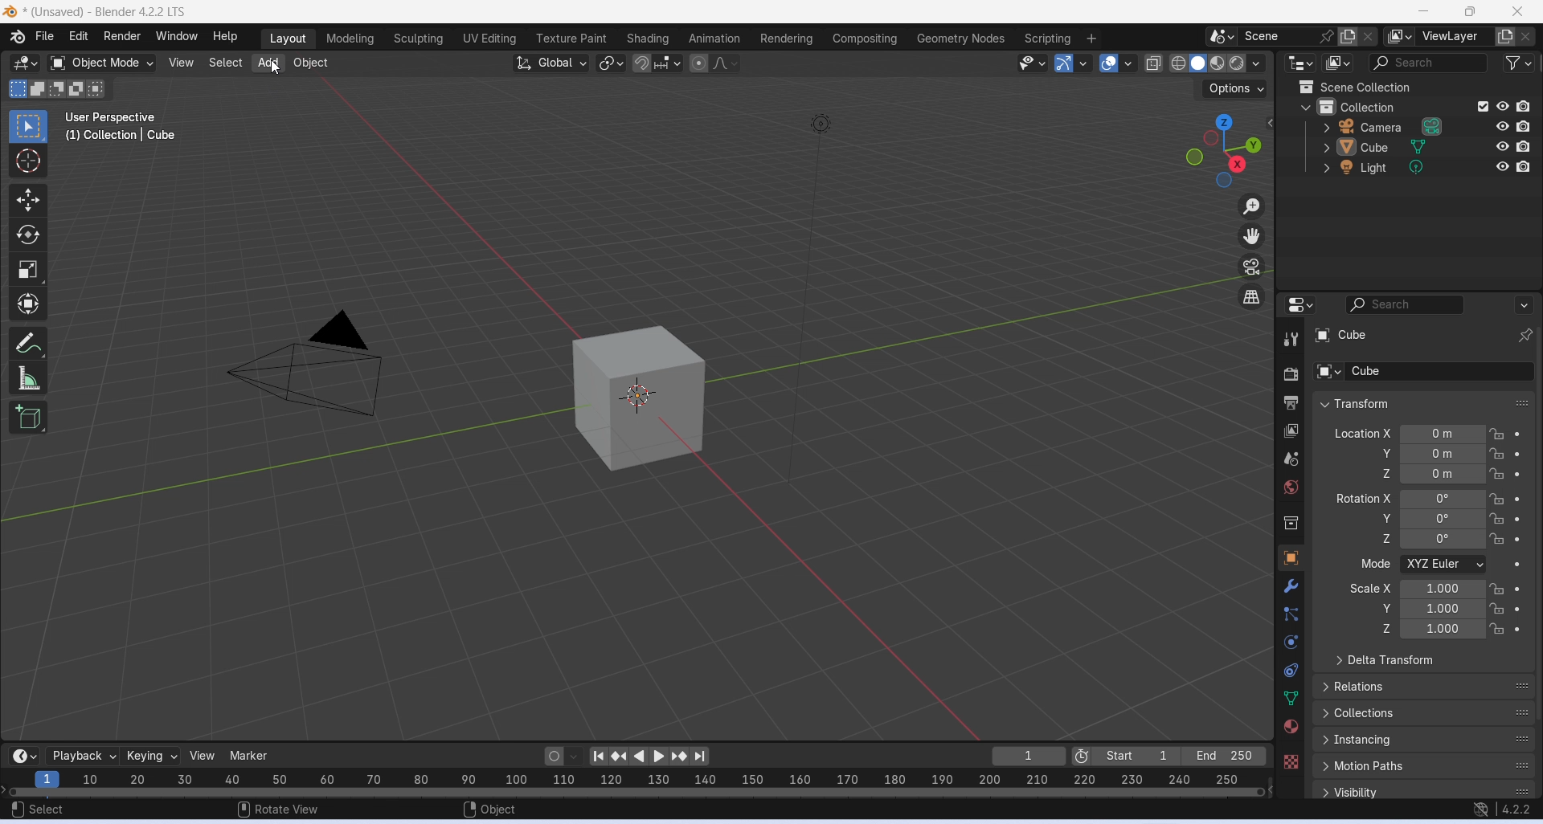 The image size is (1543, 824). Describe the element at coordinates (1516, 565) in the screenshot. I see `animate property` at that location.